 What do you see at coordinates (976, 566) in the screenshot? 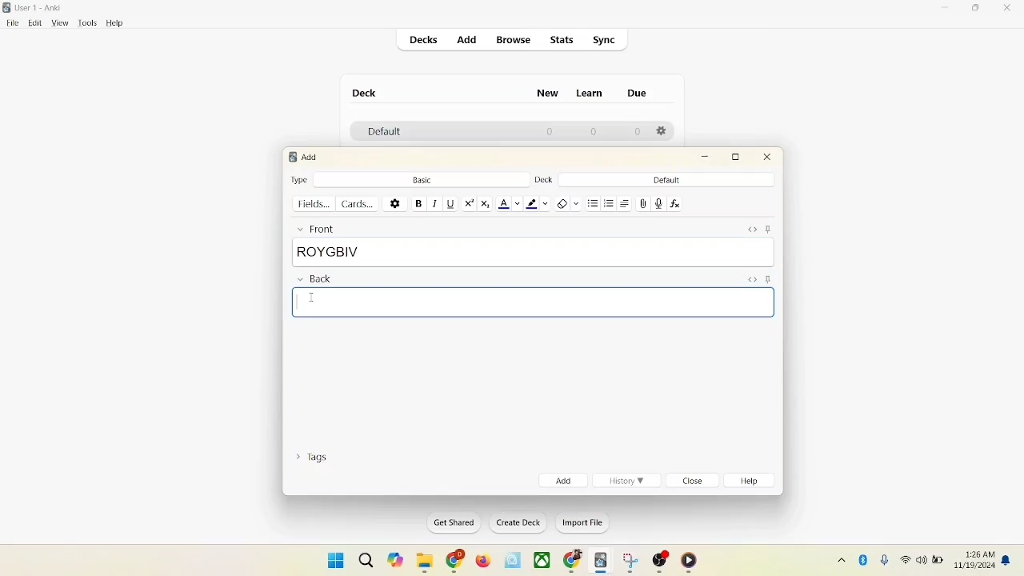
I see `date` at bounding box center [976, 566].